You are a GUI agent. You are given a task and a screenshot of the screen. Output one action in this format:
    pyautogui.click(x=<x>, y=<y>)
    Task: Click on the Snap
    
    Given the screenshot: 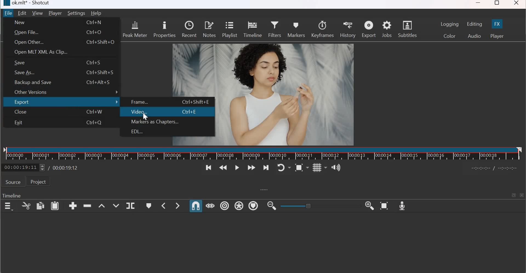 What is the action you would take?
    pyautogui.click(x=196, y=206)
    